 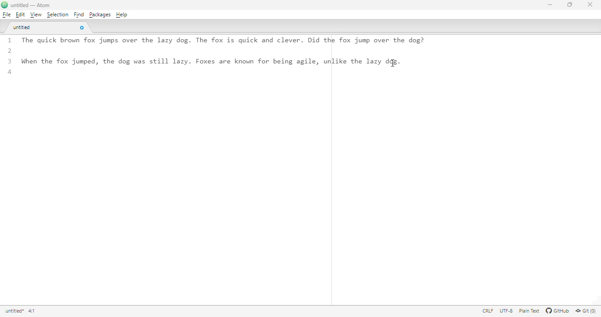 I want to click on maximize, so click(x=570, y=5).